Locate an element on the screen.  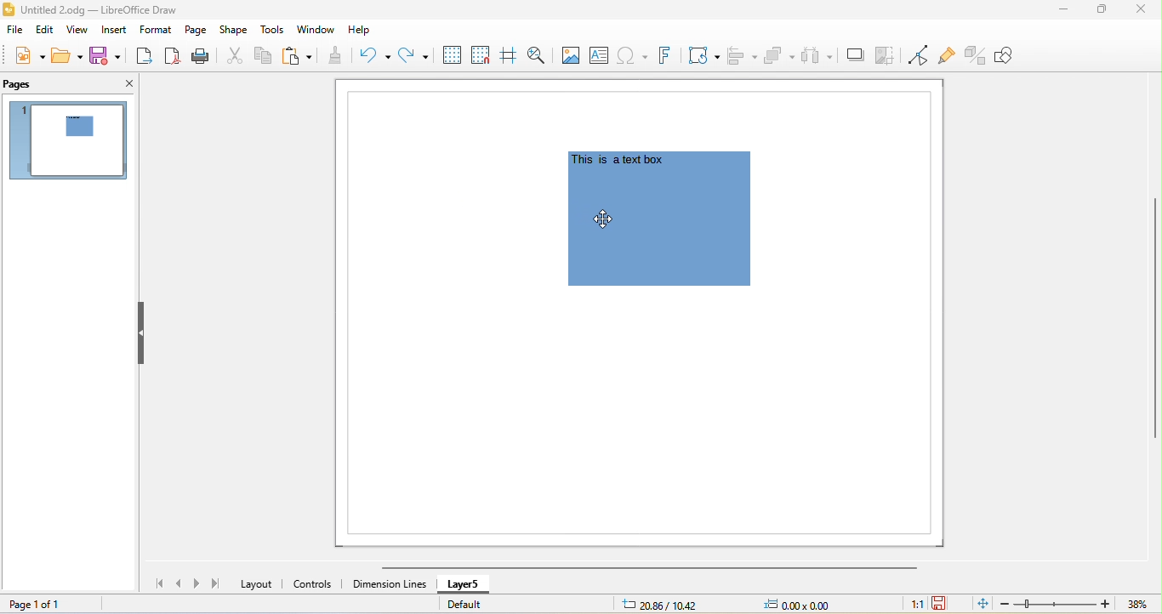
select at least three object to distribute is located at coordinates (817, 55).